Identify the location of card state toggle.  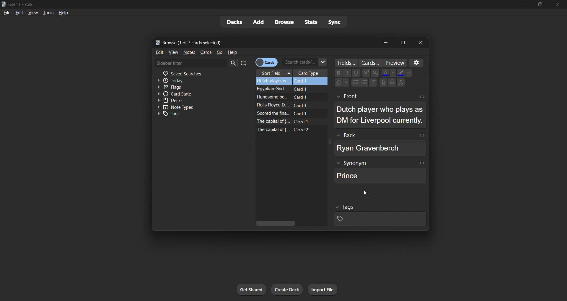
(191, 93).